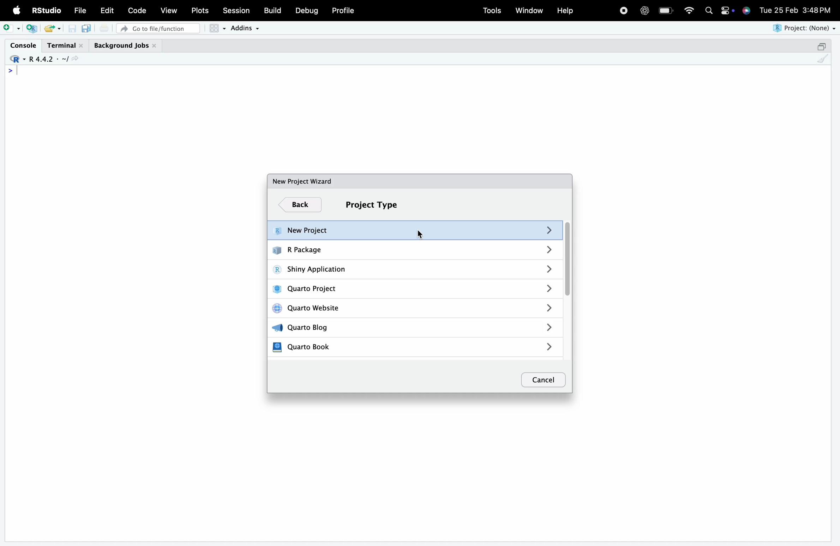 The height and width of the screenshot is (546, 840). What do you see at coordinates (74, 59) in the screenshot?
I see `view the current working directory` at bounding box center [74, 59].